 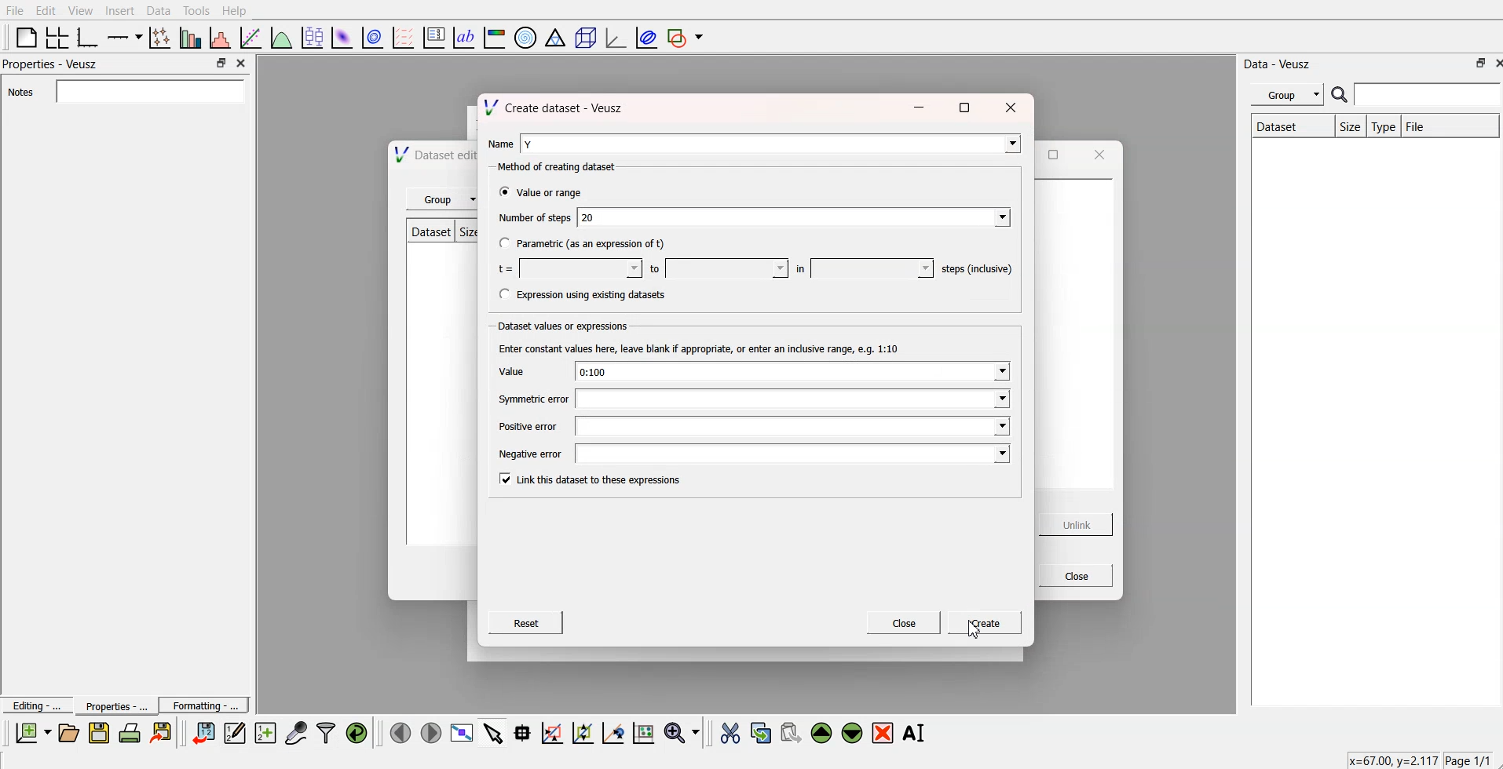 I want to click on Formatting, so click(x=204, y=703).